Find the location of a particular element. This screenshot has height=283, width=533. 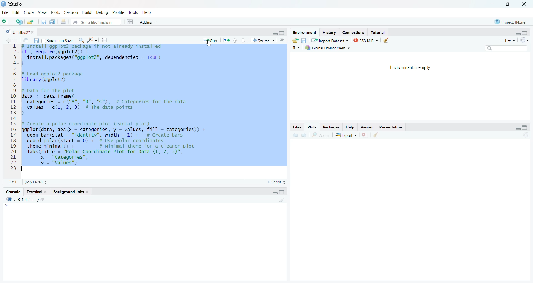

1234567891011121314151617181920212223 is located at coordinates (12, 108).